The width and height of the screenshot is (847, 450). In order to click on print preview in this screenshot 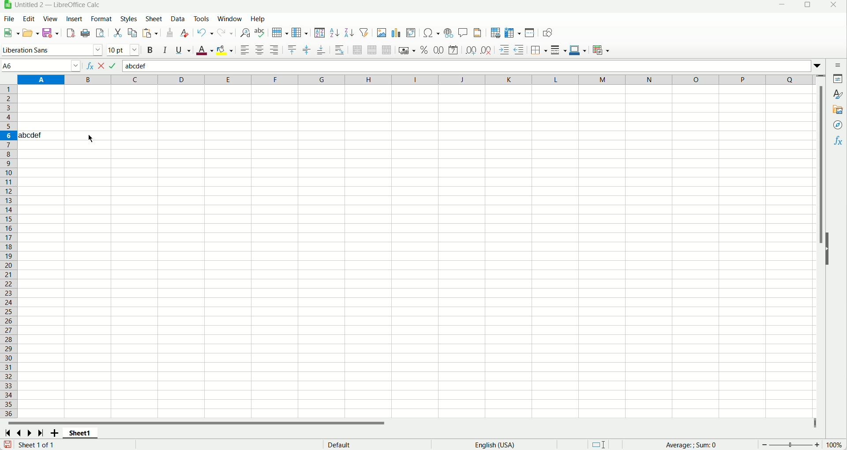, I will do `click(101, 33)`.